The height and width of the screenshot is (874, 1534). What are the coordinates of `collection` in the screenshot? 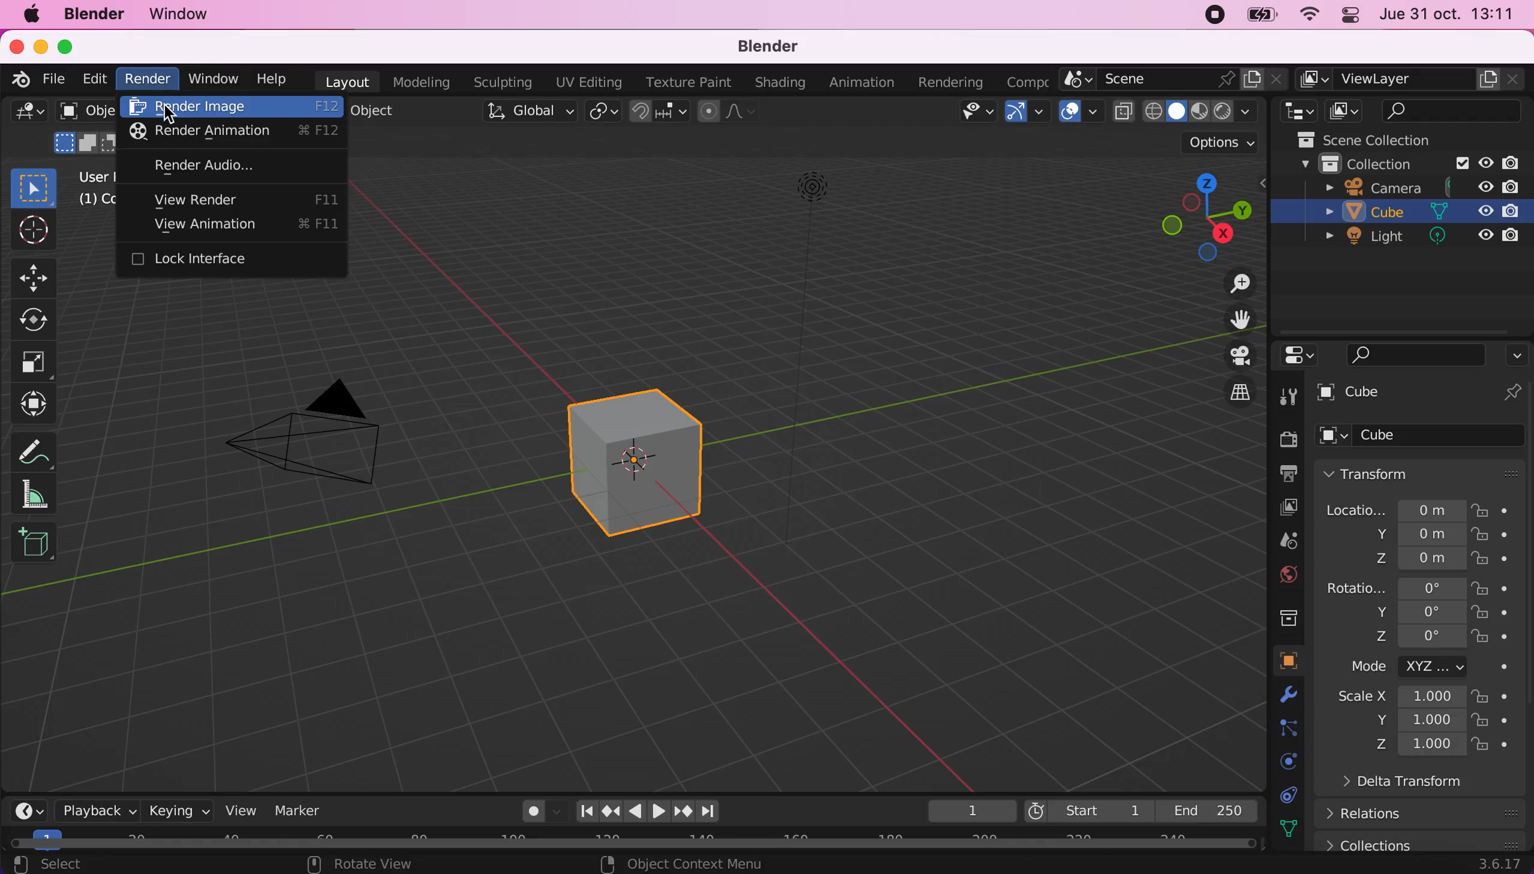 It's located at (1399, 163).